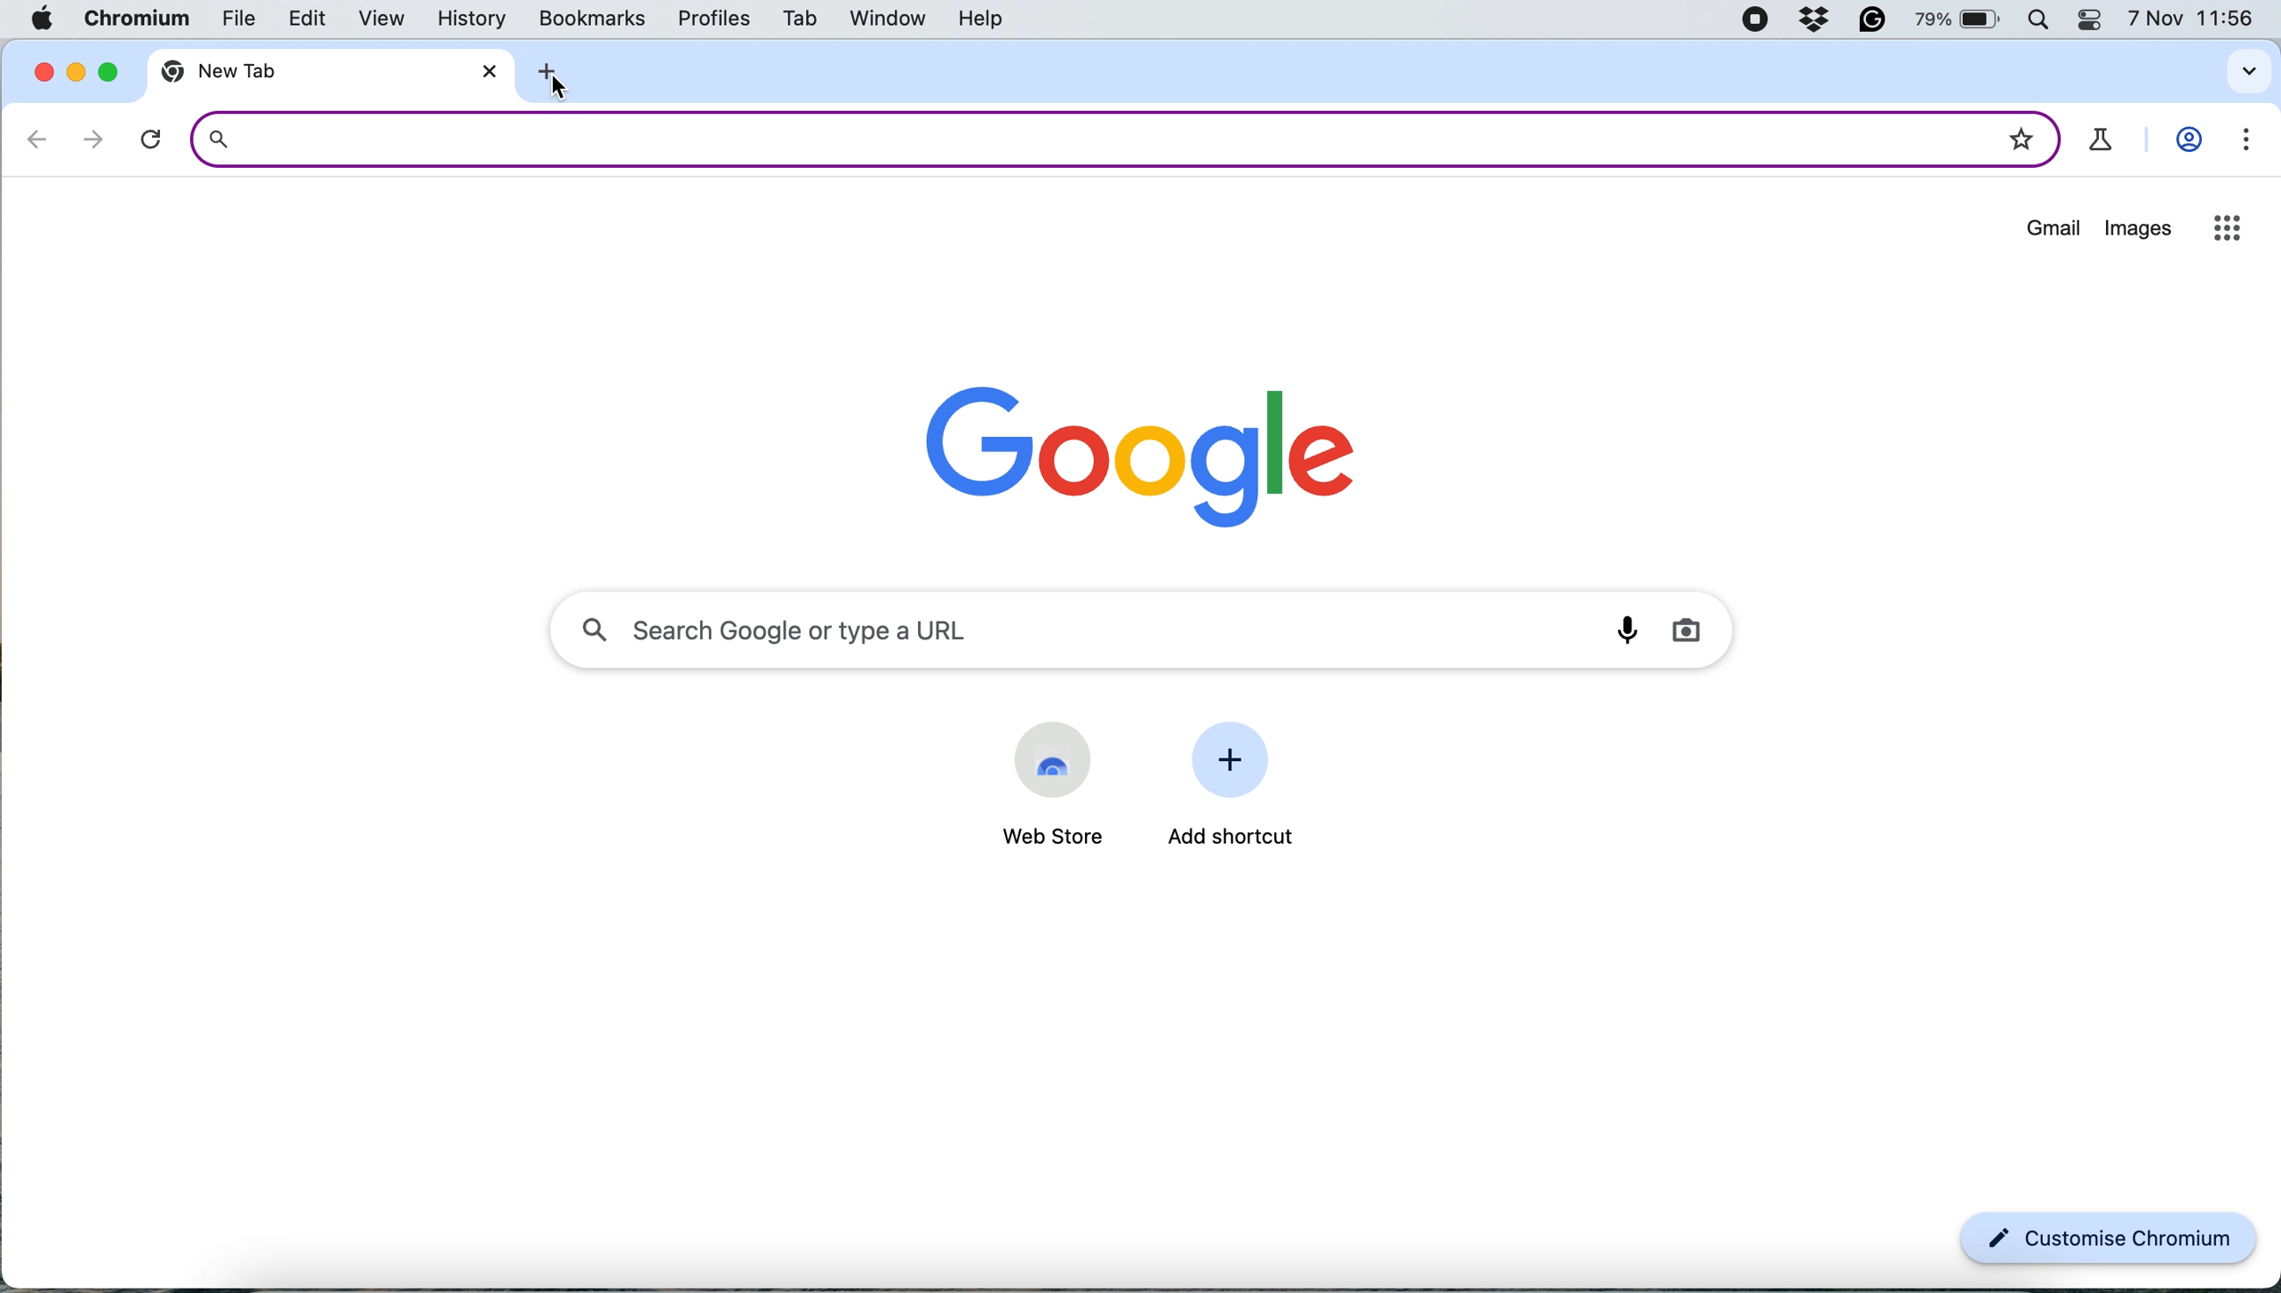  What do you see at coordinates (38, 139) in the screenshot?
I see `go back` at bounding box center [38, 139].